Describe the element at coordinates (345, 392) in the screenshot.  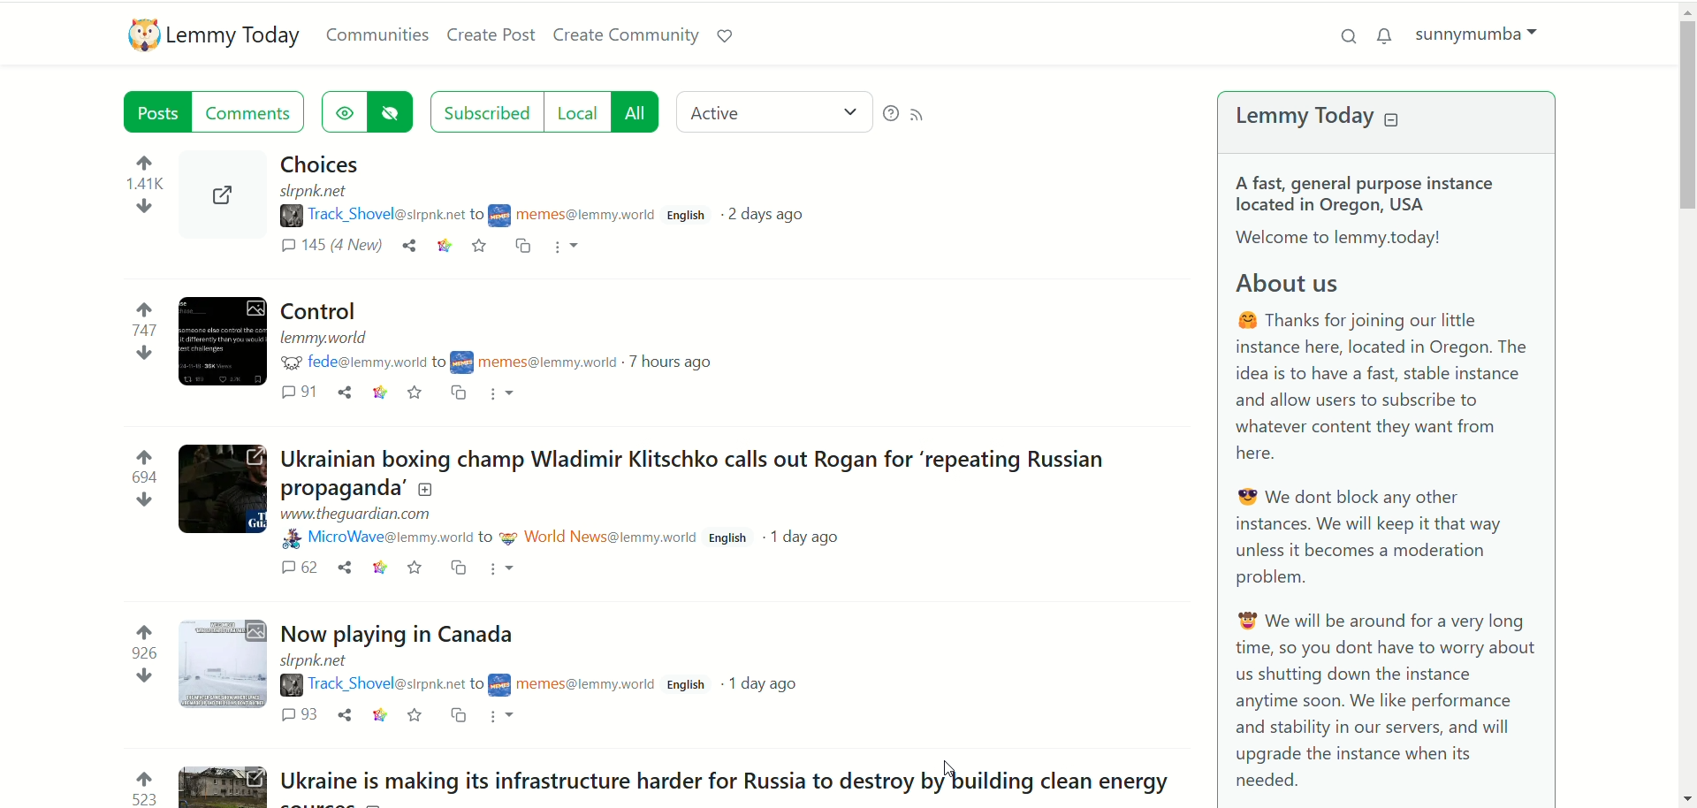
I see `share` at that location.